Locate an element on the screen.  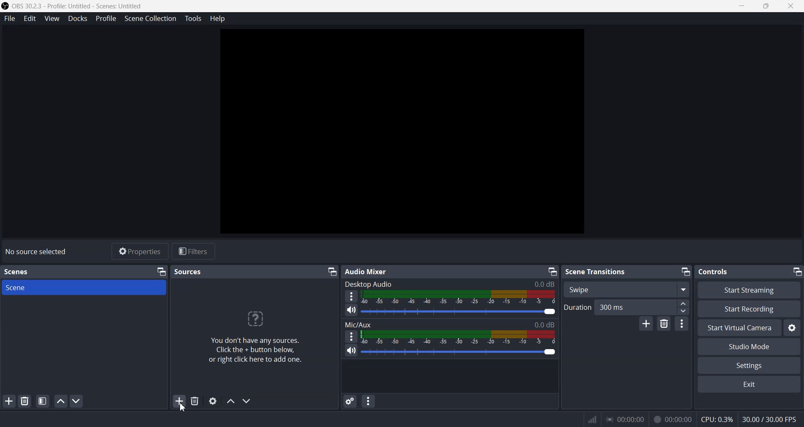
Cursor is located at coordinates (180, 409).